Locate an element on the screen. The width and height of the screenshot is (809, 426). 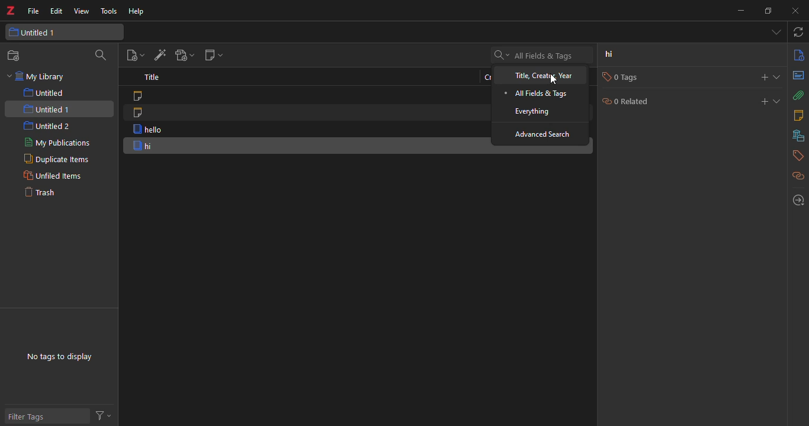
view is located at coordinates (81, 12).